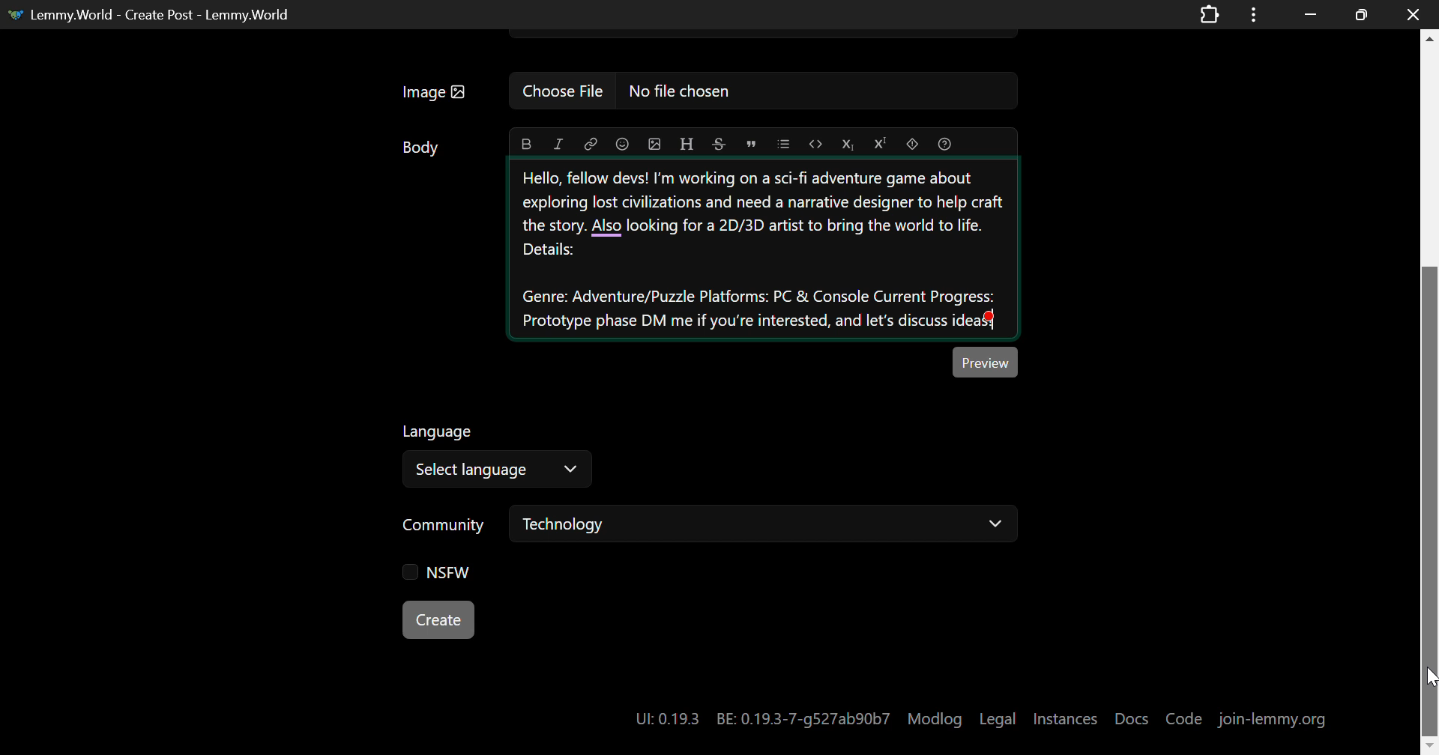  I want to click on Application Menu, so click(1255, 14).